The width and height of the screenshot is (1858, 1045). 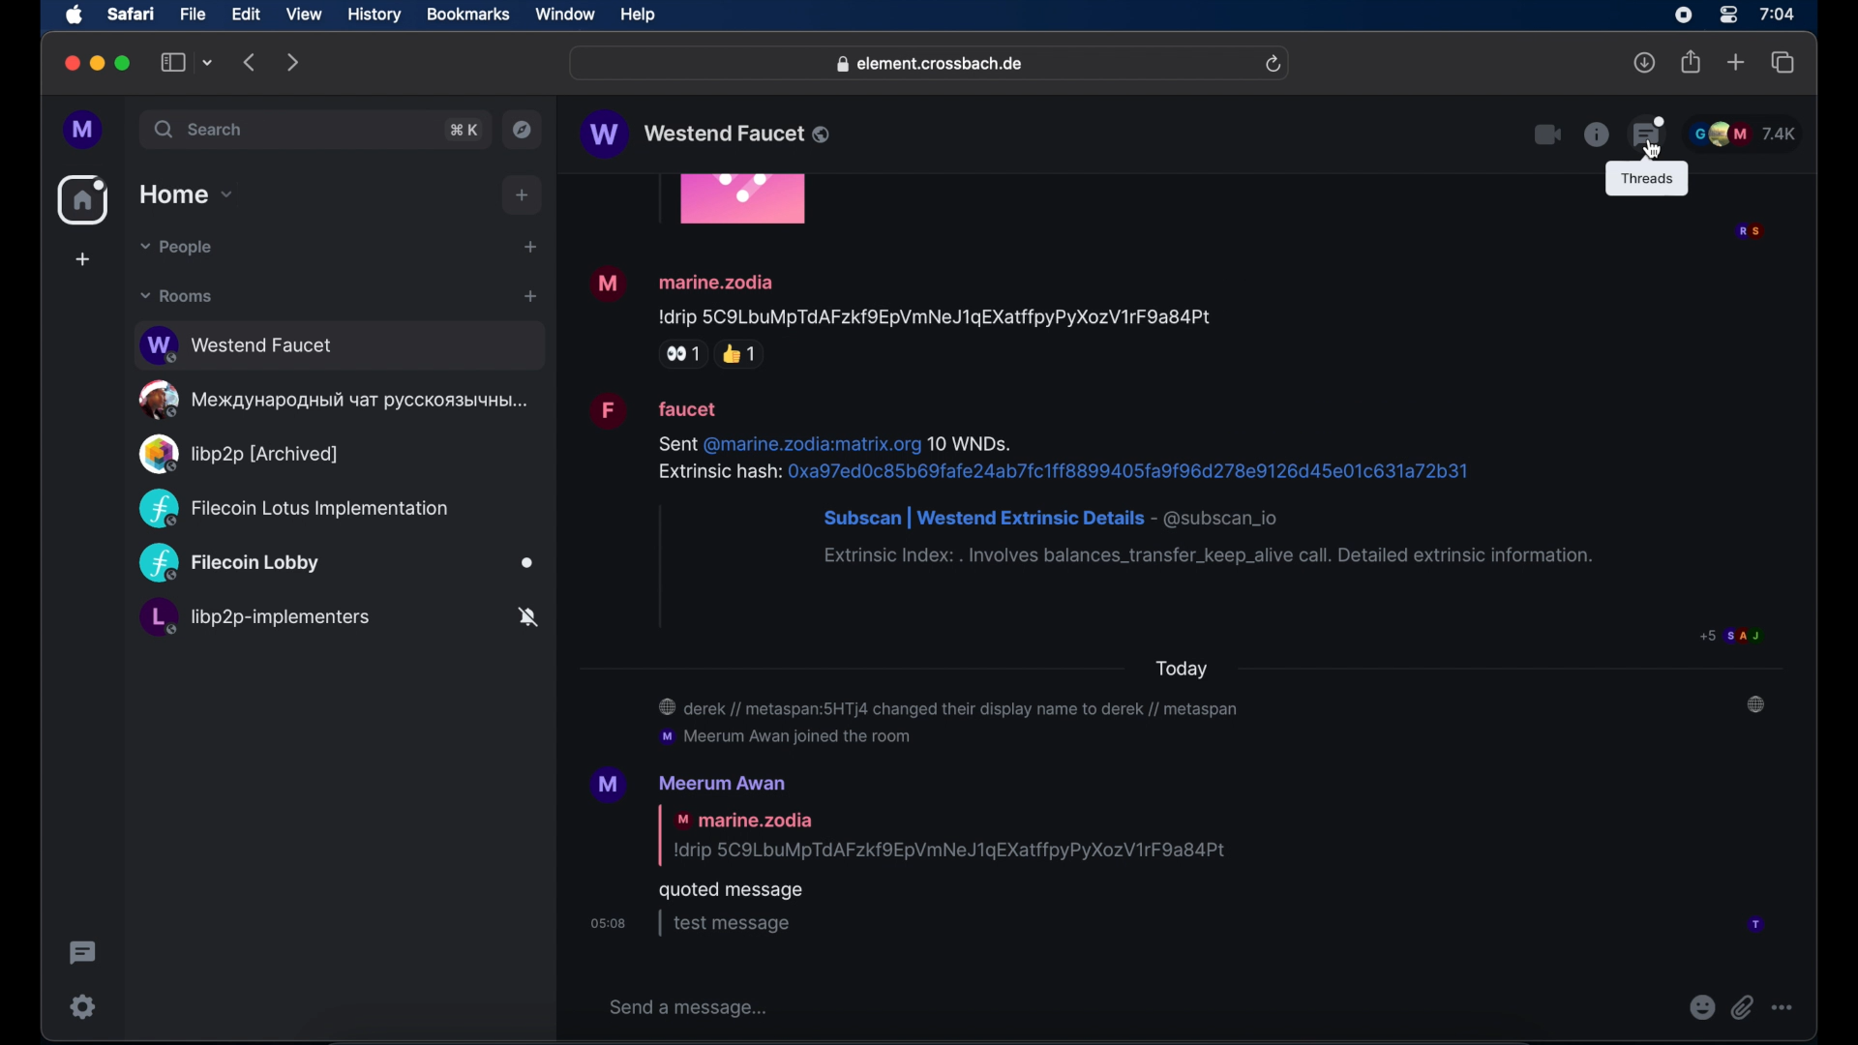 I want to click on cursor, so click(x=1650, y=150).